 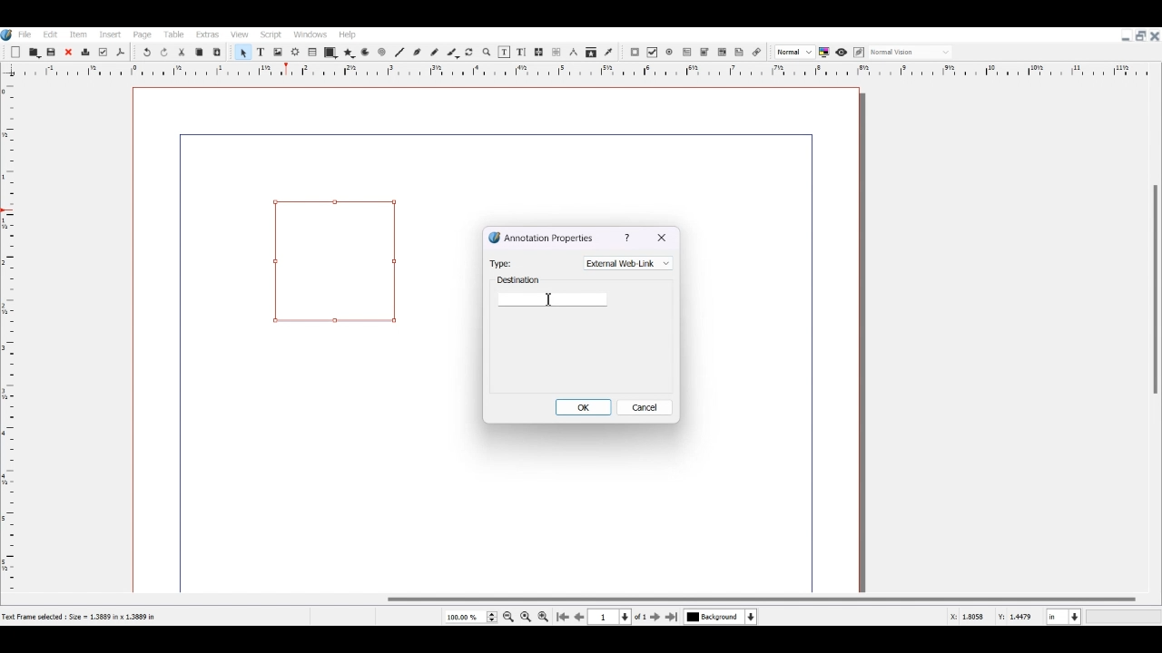 I want to click on Item, so click(x=76, y=34).